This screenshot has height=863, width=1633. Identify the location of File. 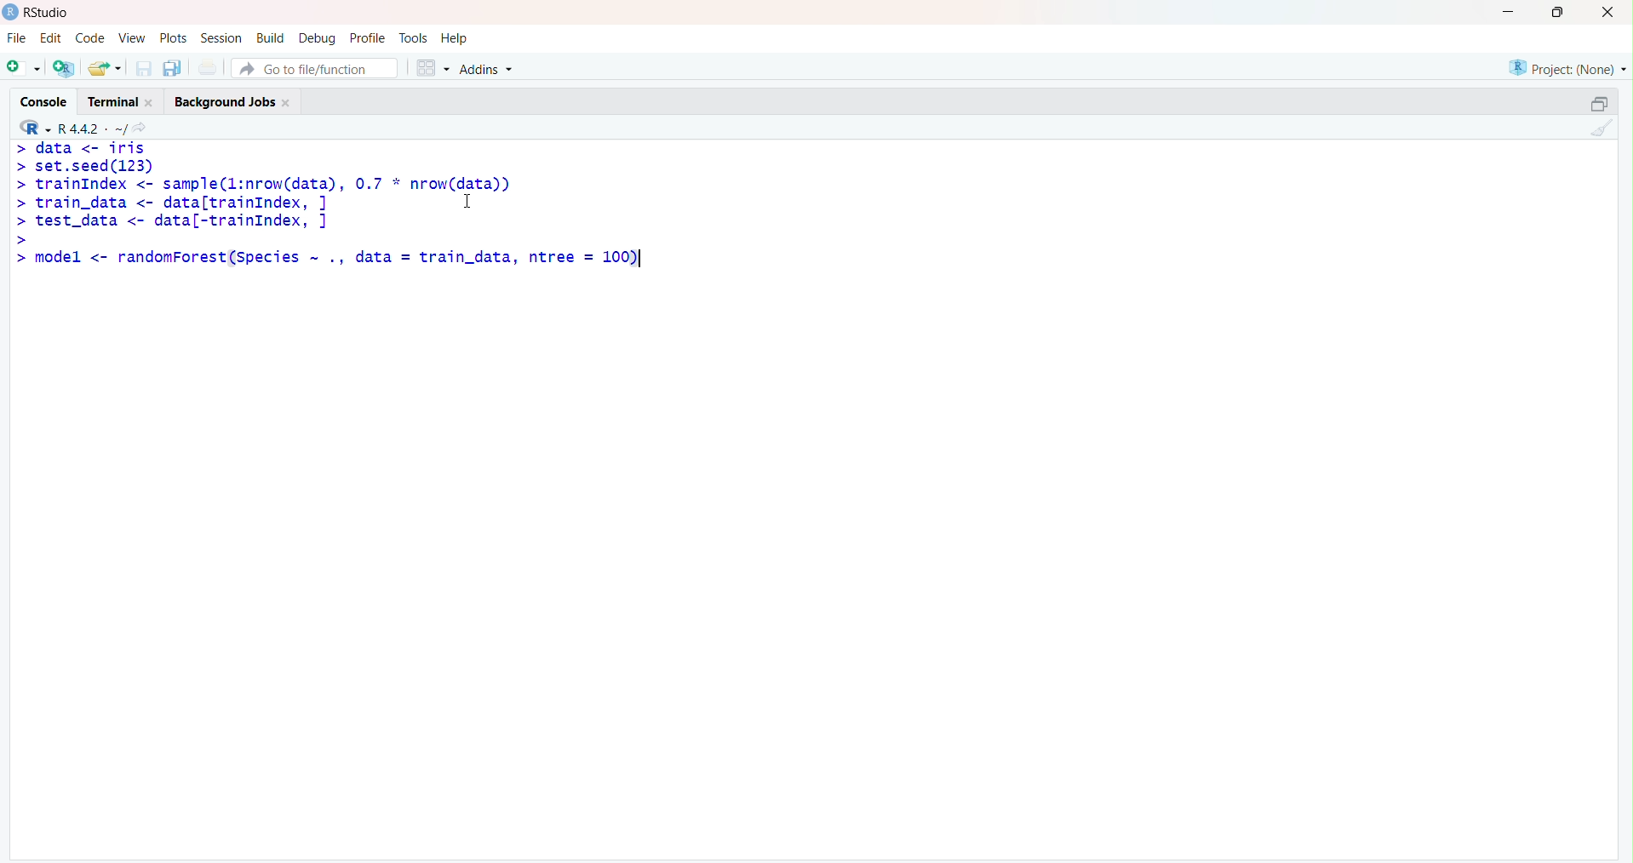
(16, 37).